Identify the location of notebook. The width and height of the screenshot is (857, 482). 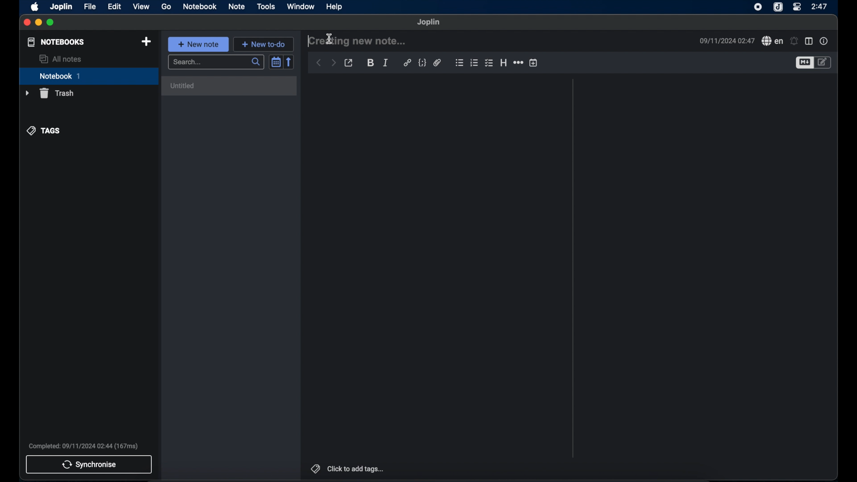
(200, 6).